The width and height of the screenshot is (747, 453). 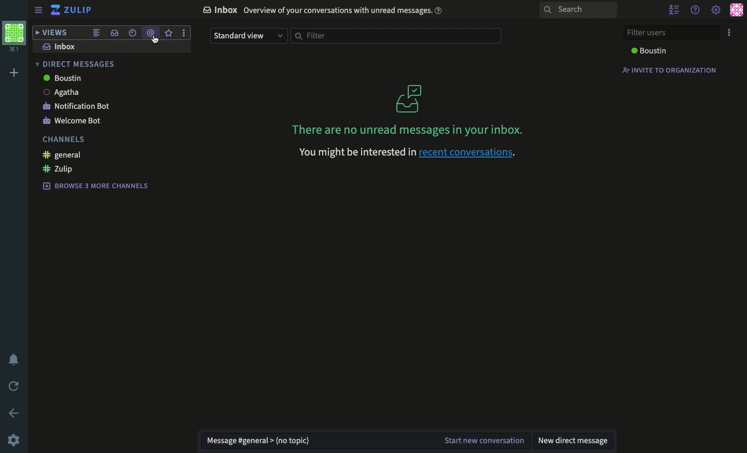 I want to click on you might be interested in, so click(x=358, y=152).